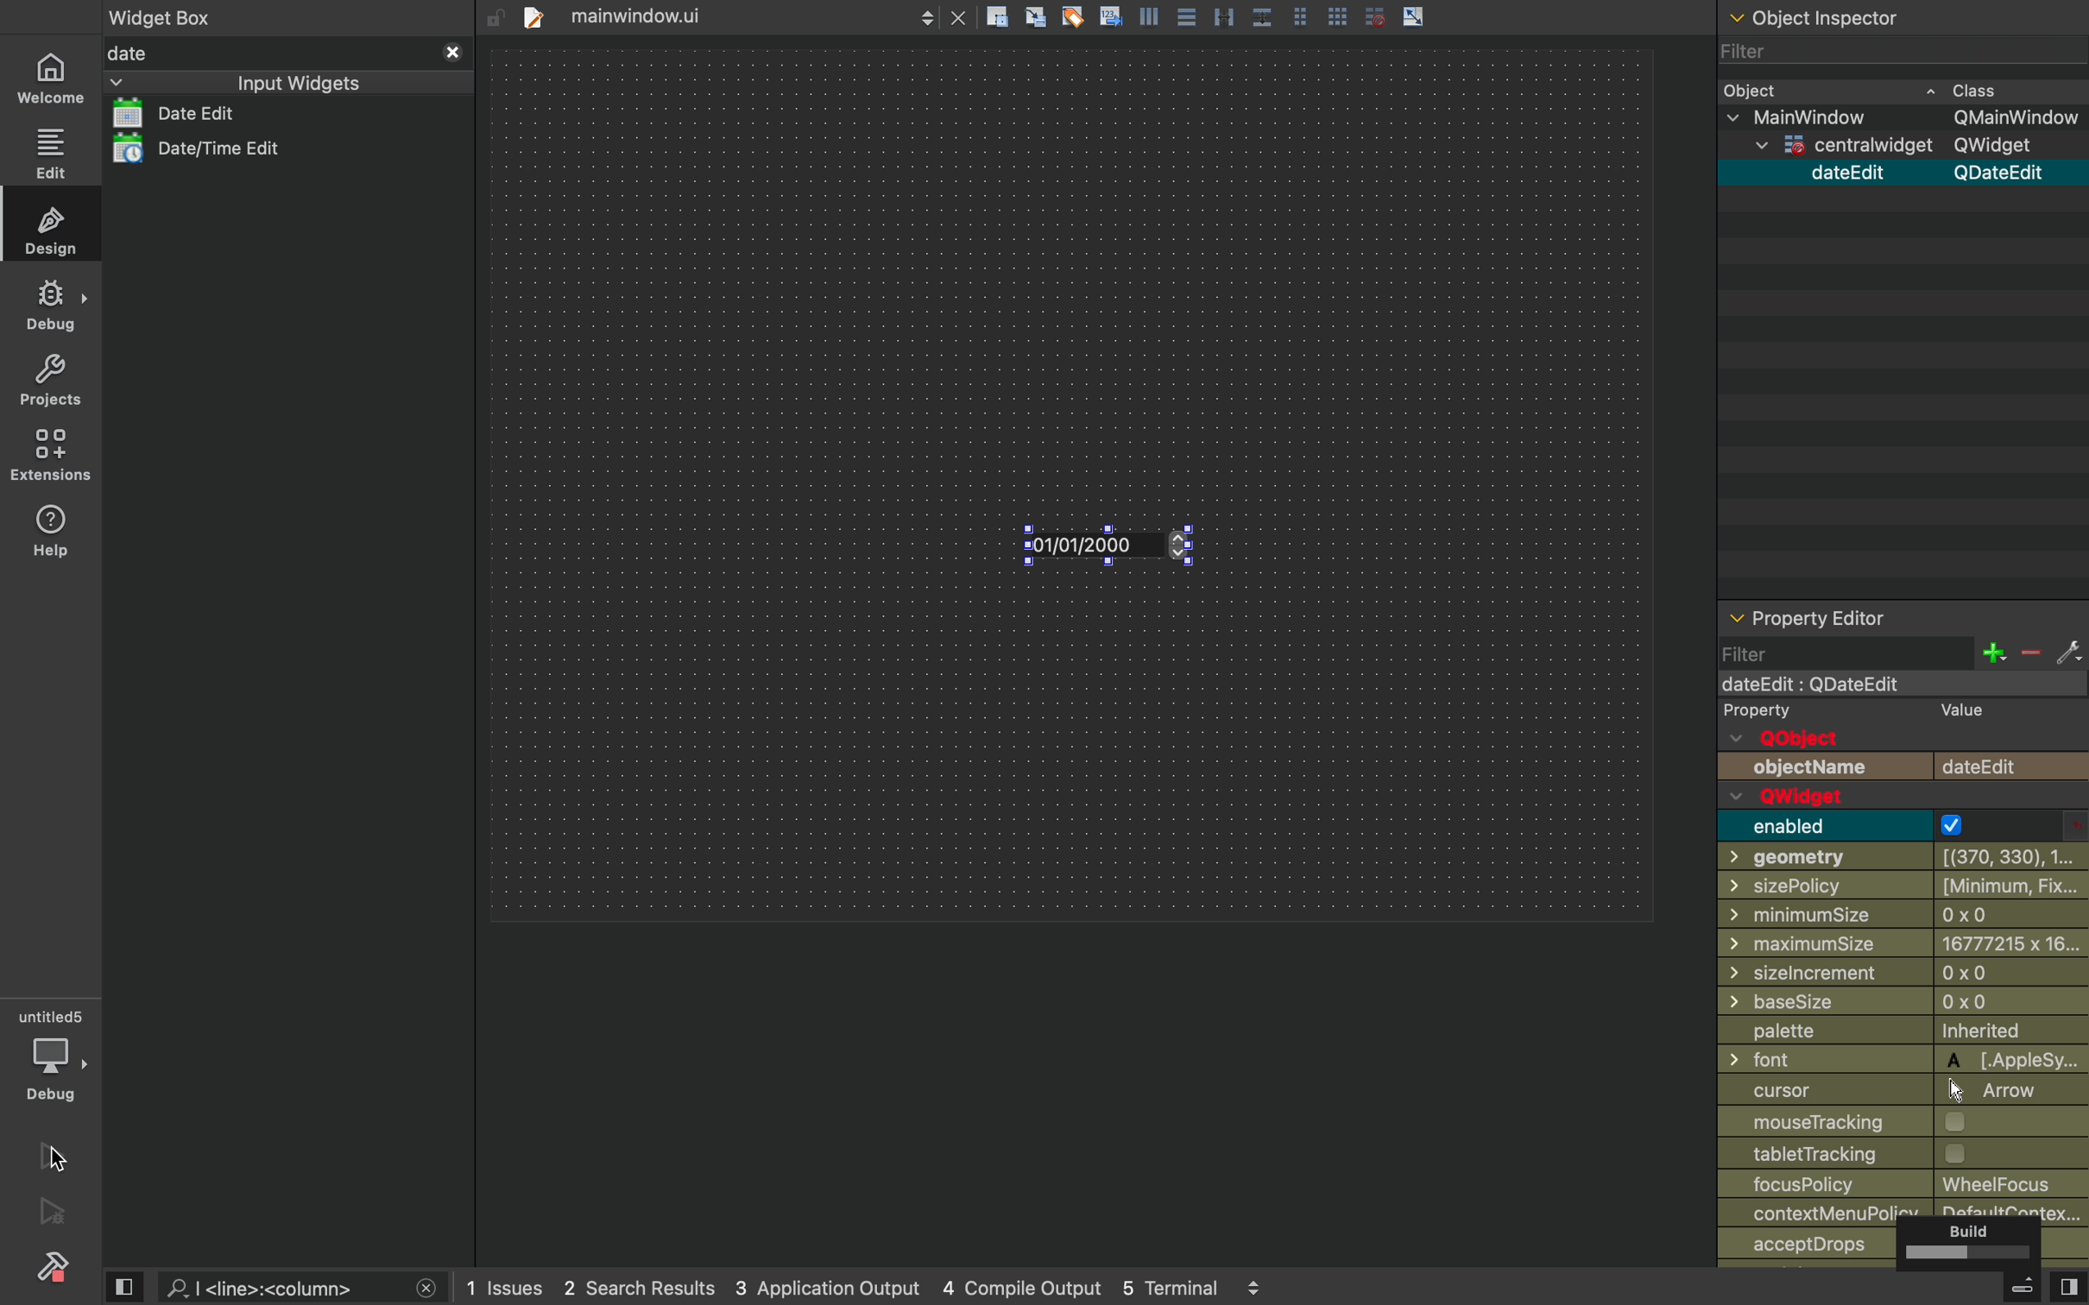 The width and height of the screenshot is (2089, 1305). I want to click on tagging, so click(1071, 16).